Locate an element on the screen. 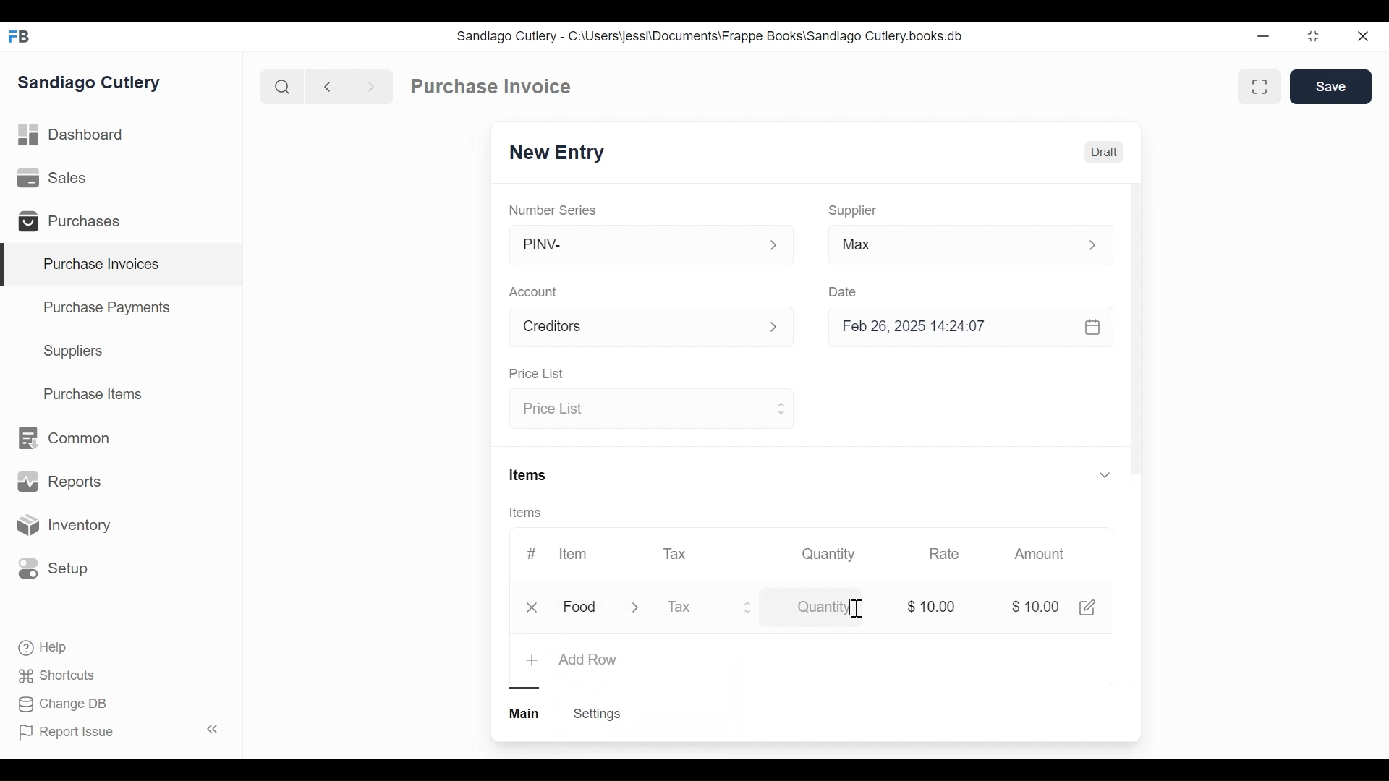  Feb 26, 2025 14:24:07 is located at coordinates (962, 327).